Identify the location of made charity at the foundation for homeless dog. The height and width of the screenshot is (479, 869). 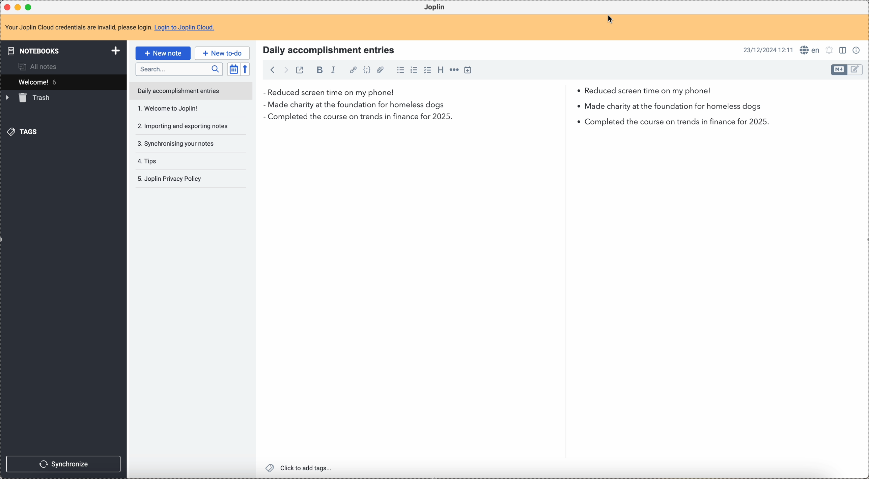
(518, 106).